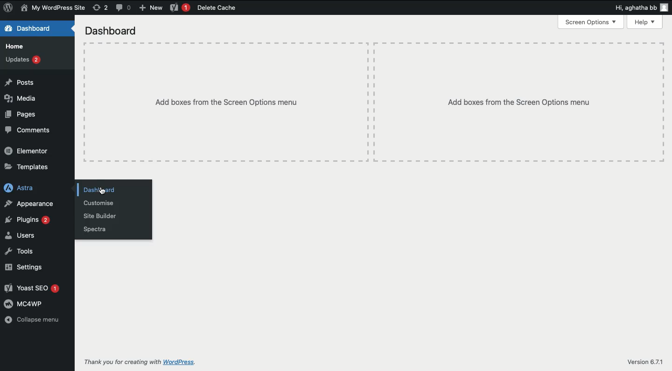 This screenshot has width=672, height=371. I want to click on Customize, so click(100, 203).